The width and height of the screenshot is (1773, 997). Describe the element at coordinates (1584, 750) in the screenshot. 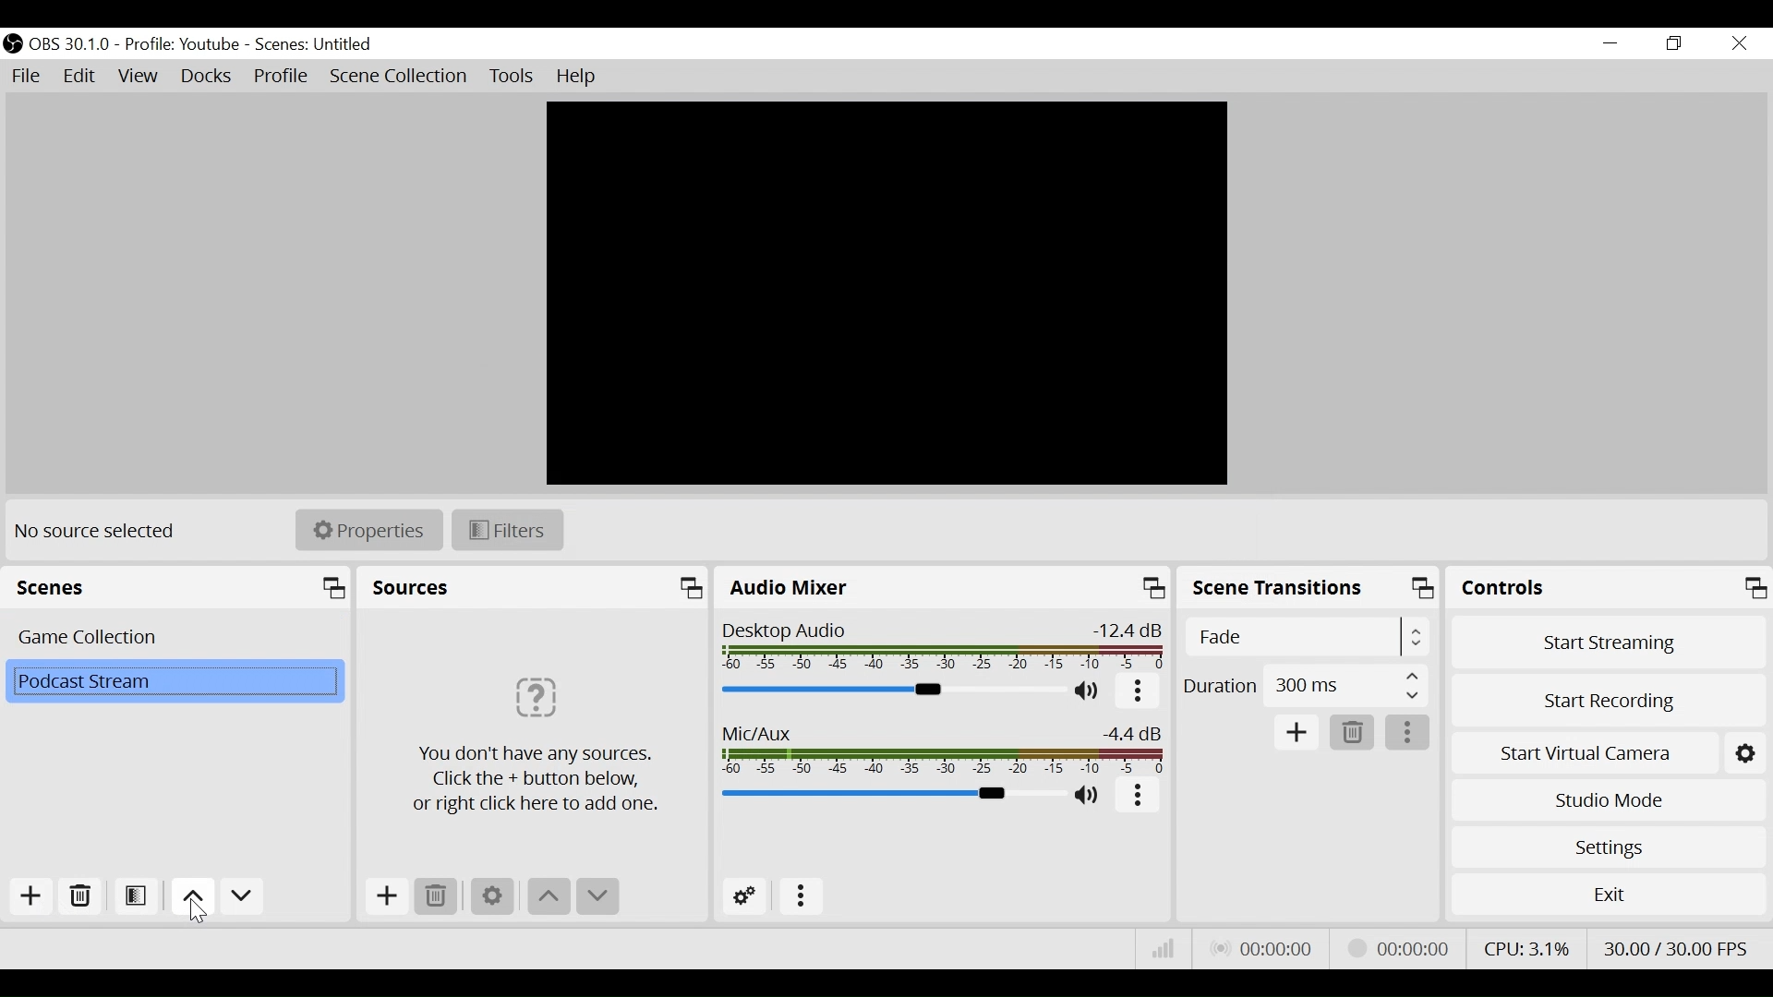

I see `Start Virtual Camera` at that location.